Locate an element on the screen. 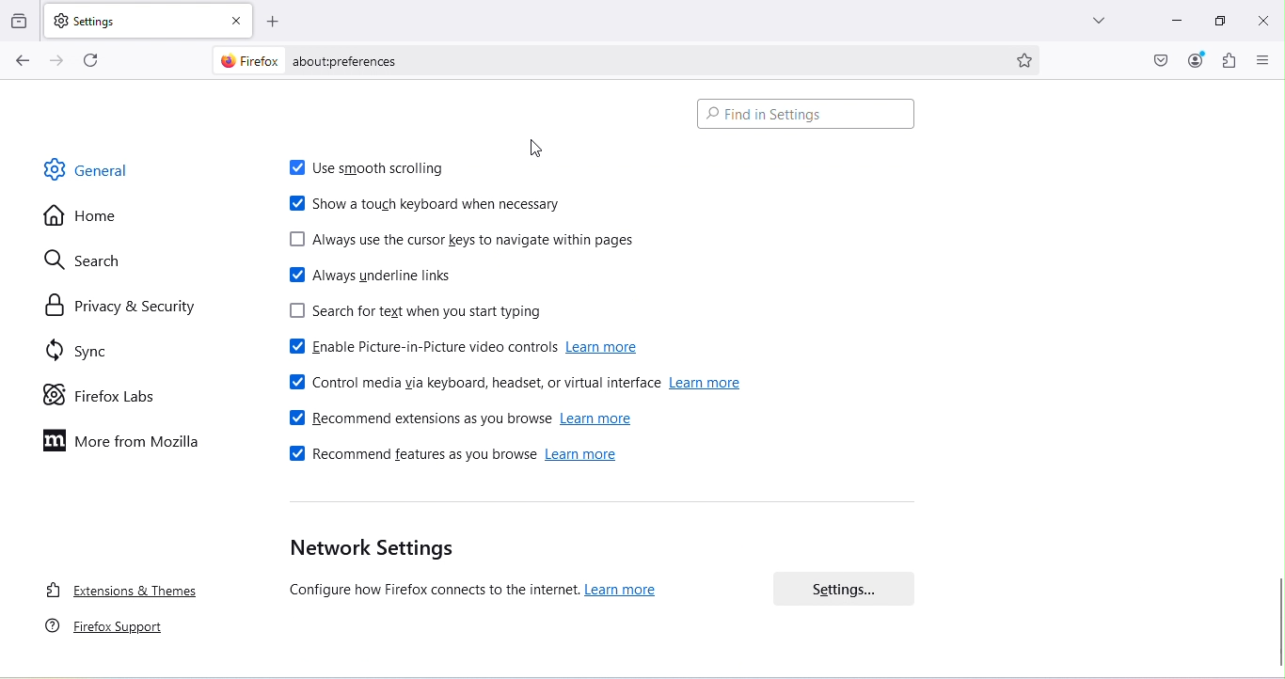  More on mozilla is located at coordinates (114, 442).